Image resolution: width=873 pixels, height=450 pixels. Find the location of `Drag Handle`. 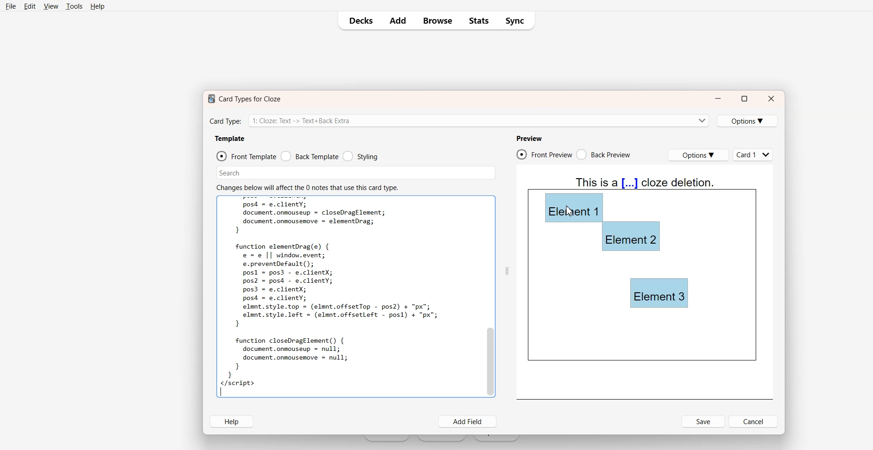

Drag Handle is located at coordinates (507, 270).